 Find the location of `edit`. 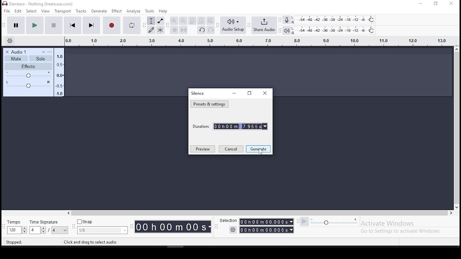

edit is located at coordinates (18, 11).